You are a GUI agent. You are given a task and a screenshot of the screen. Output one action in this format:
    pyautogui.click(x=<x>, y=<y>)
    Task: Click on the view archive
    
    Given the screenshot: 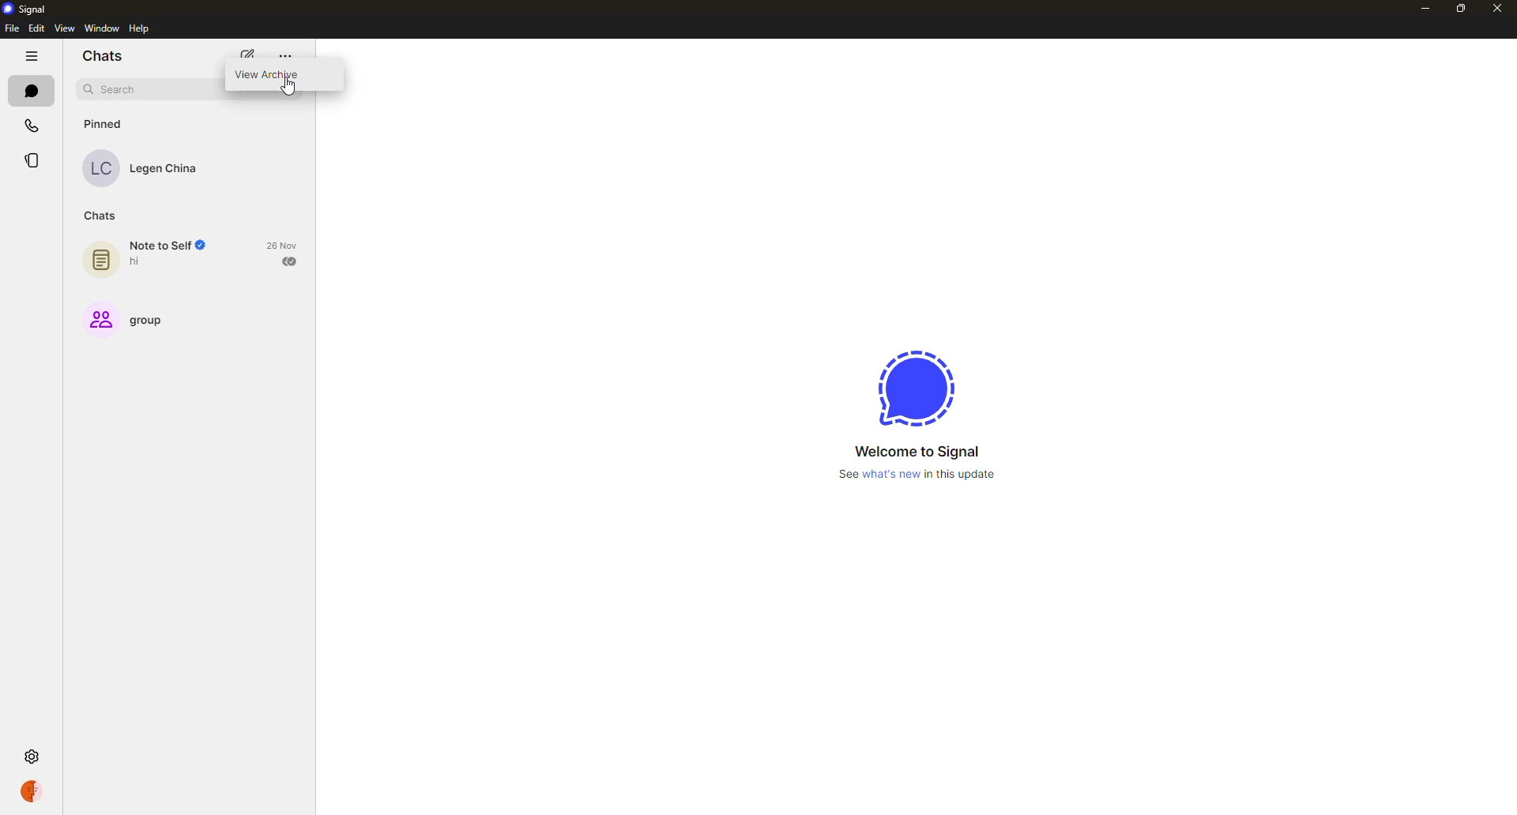 What is the action you would take?
    pyautogui.click(x=271, y=77)
    